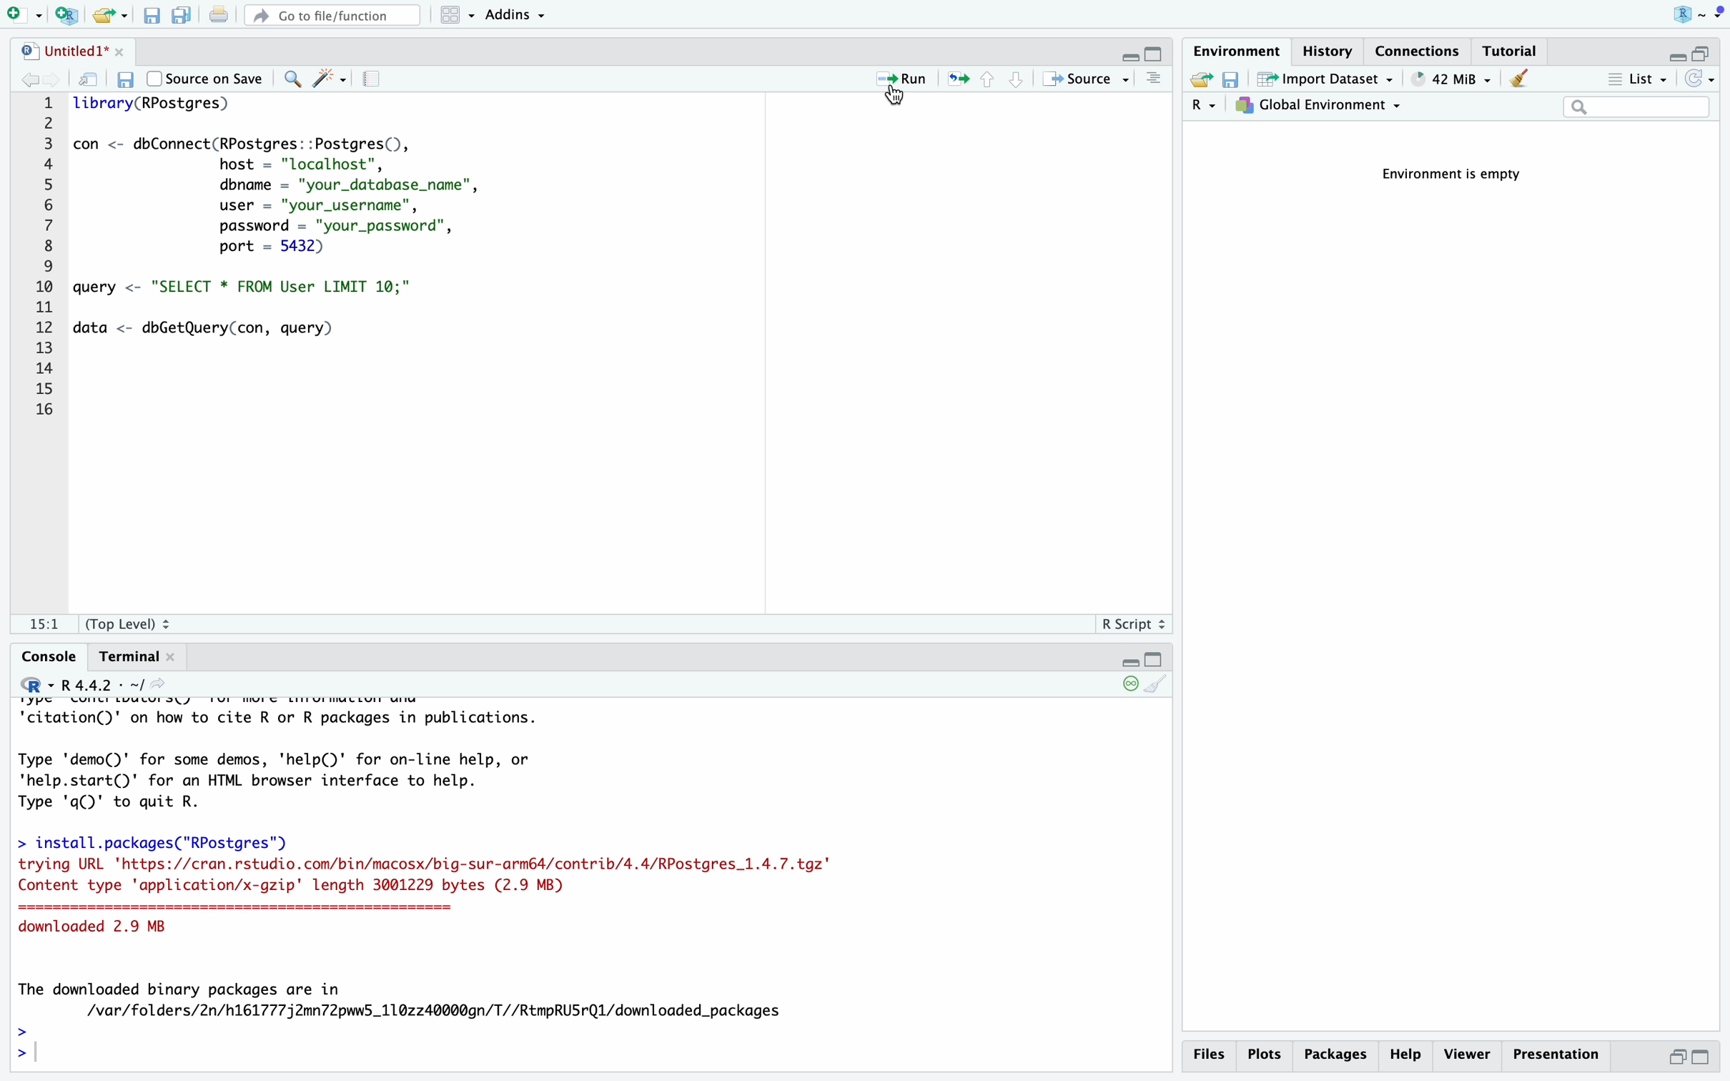  I want to click on compile report, so click(379, 80).